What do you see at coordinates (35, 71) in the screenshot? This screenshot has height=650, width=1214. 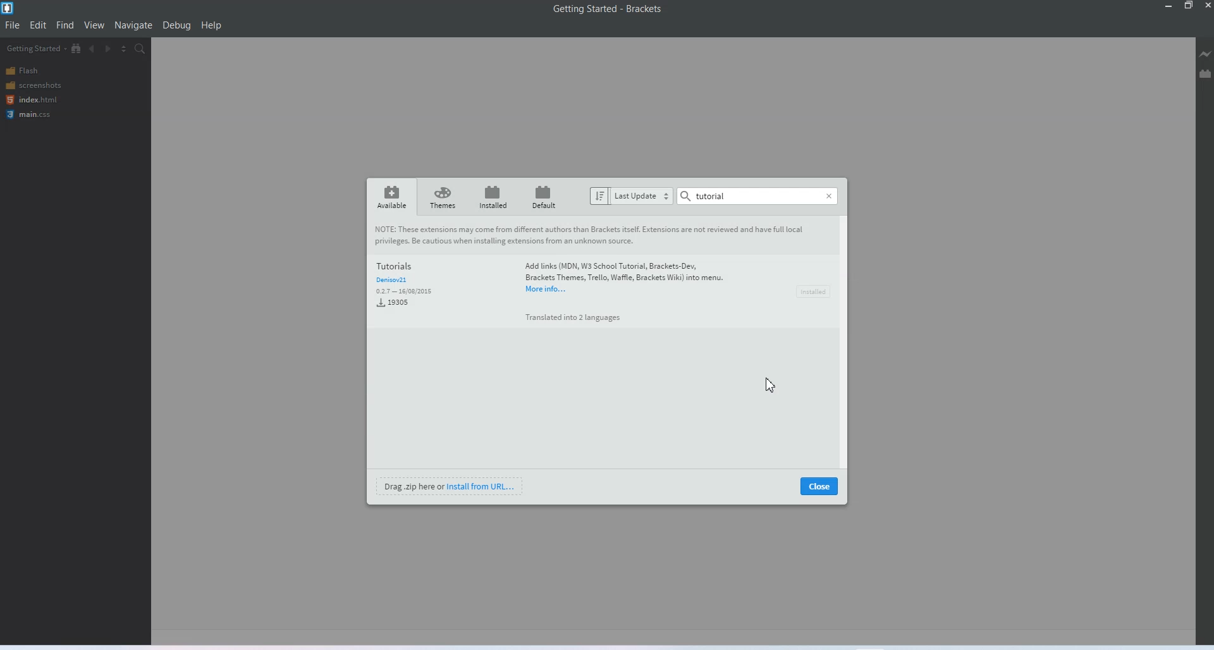 I see `Flash` at bounding box center [35, 71].